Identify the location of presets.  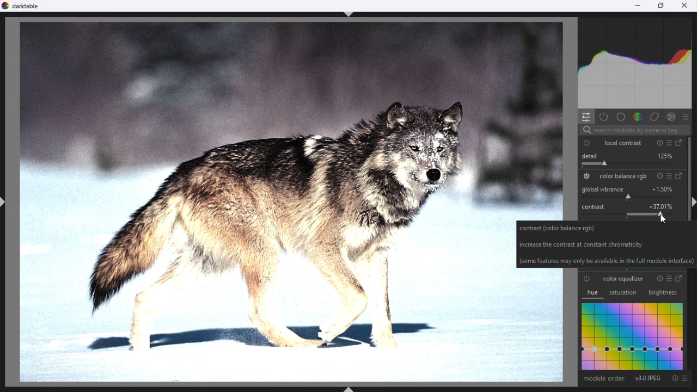
(668, 176).